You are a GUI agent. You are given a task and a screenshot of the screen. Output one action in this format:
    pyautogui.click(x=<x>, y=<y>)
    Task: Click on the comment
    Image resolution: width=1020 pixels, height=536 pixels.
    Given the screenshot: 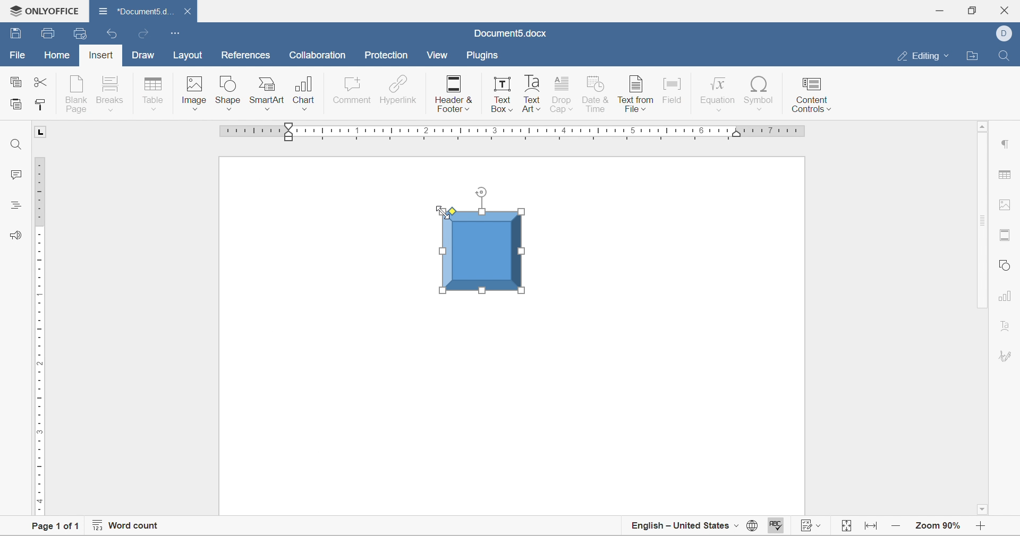 What is the action you would take?
    pyautogui.click(x=353, y=89)
    